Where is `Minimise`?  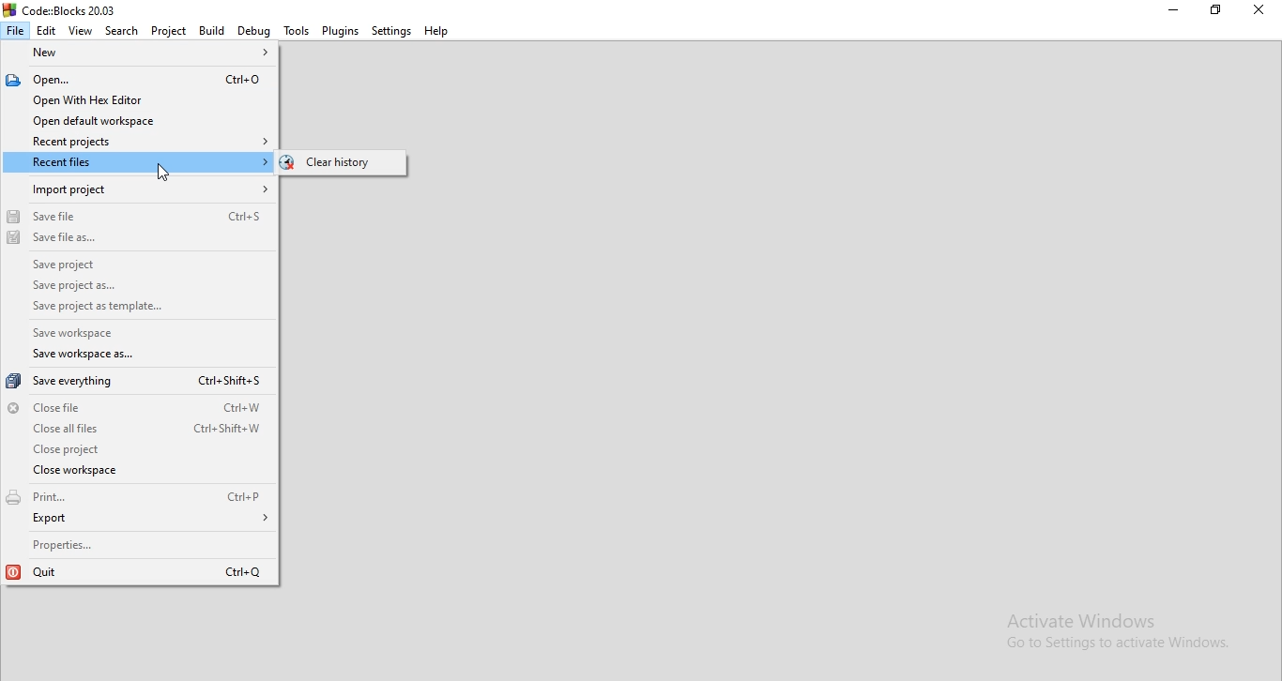 Minimise is located at coordinates (1260, 10).